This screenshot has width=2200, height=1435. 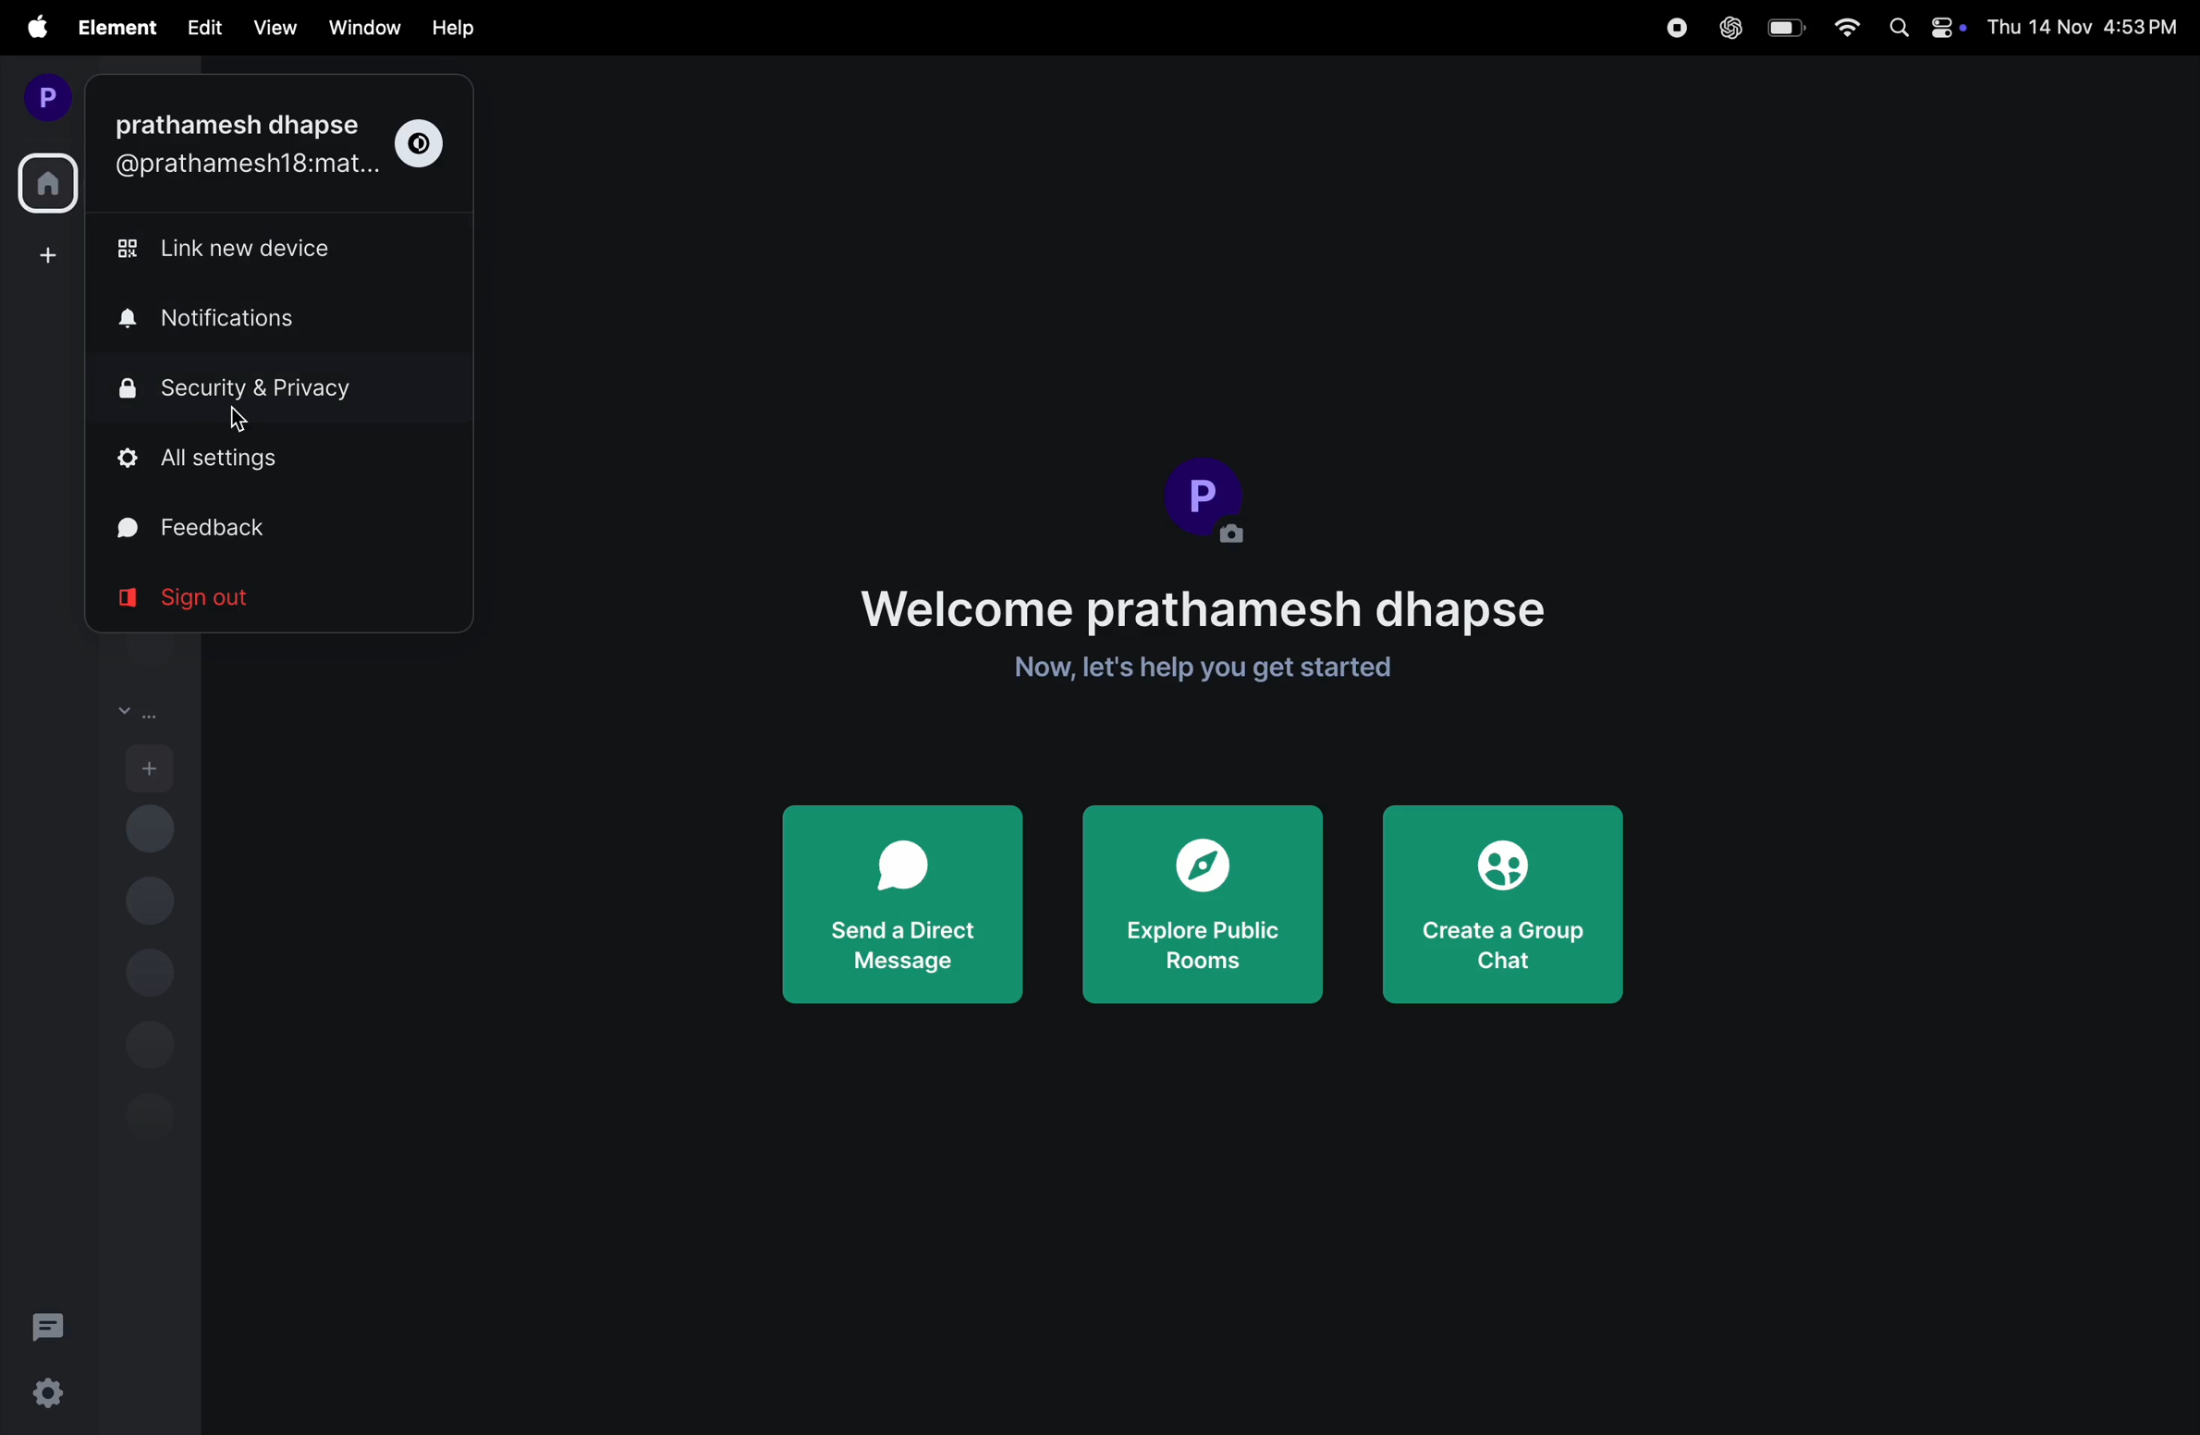 What do you see at coordinates (43, 96) in the screenshot?
I see `profile` at bounding box center [43, 96].